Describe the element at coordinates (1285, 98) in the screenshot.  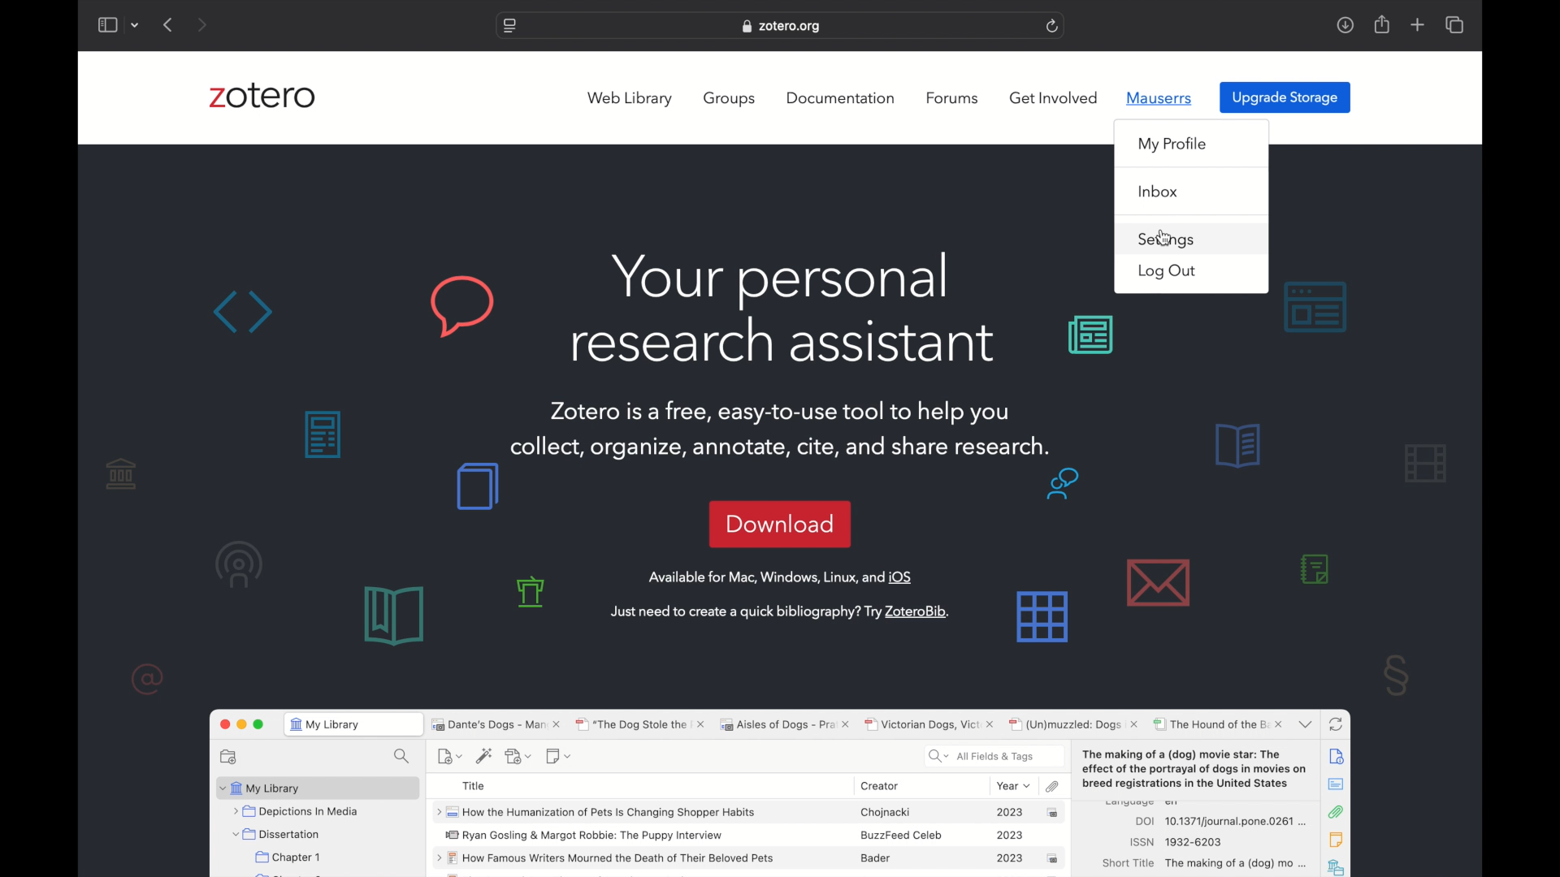
I see `upgrade storage` at that location.